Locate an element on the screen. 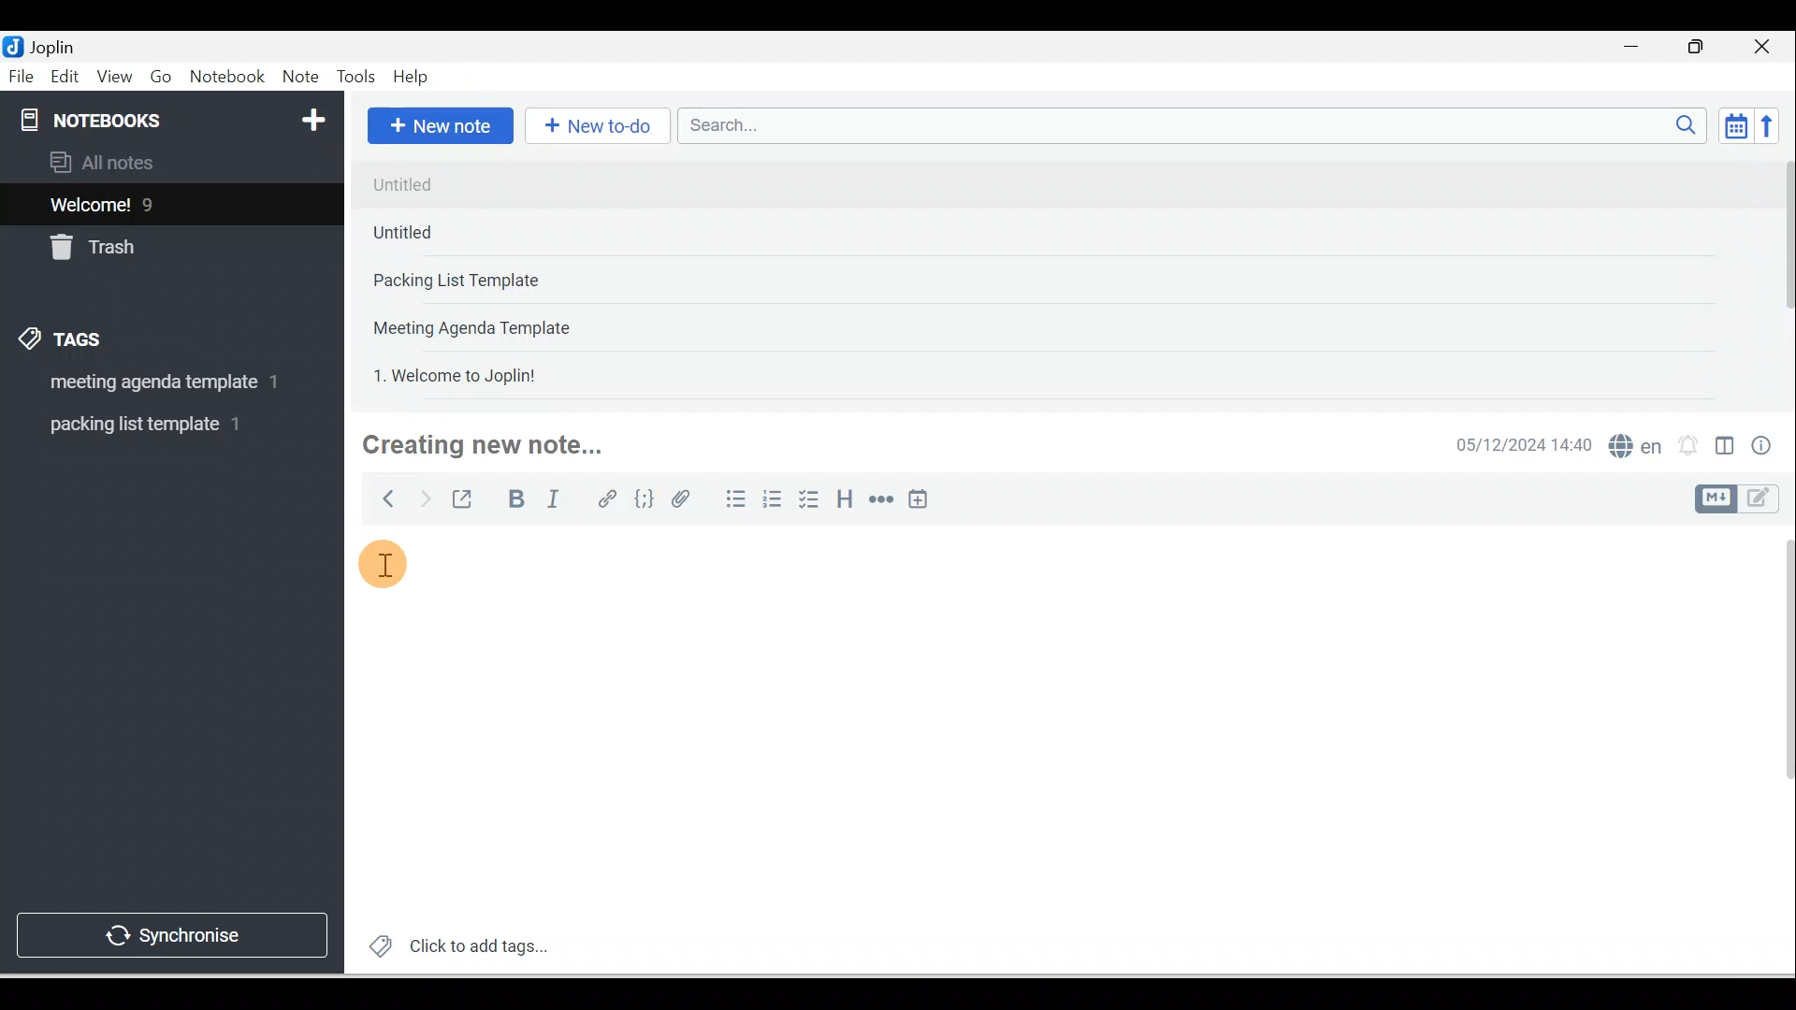  Date & time is located at coordinates (1520, 445).